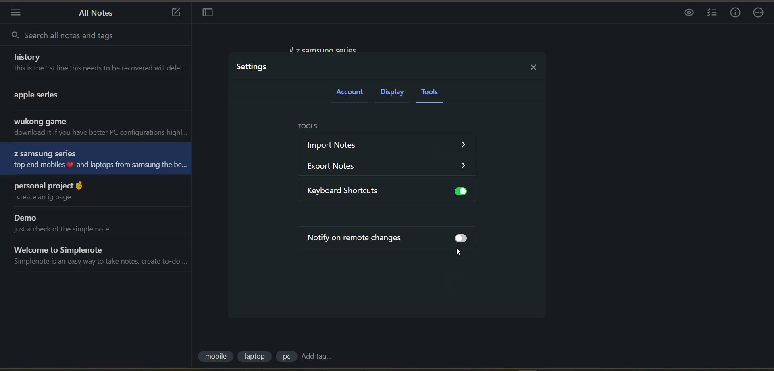 The height and width of the screenshot is (371, 774). I want to click on tag 3, so click(285, 358).